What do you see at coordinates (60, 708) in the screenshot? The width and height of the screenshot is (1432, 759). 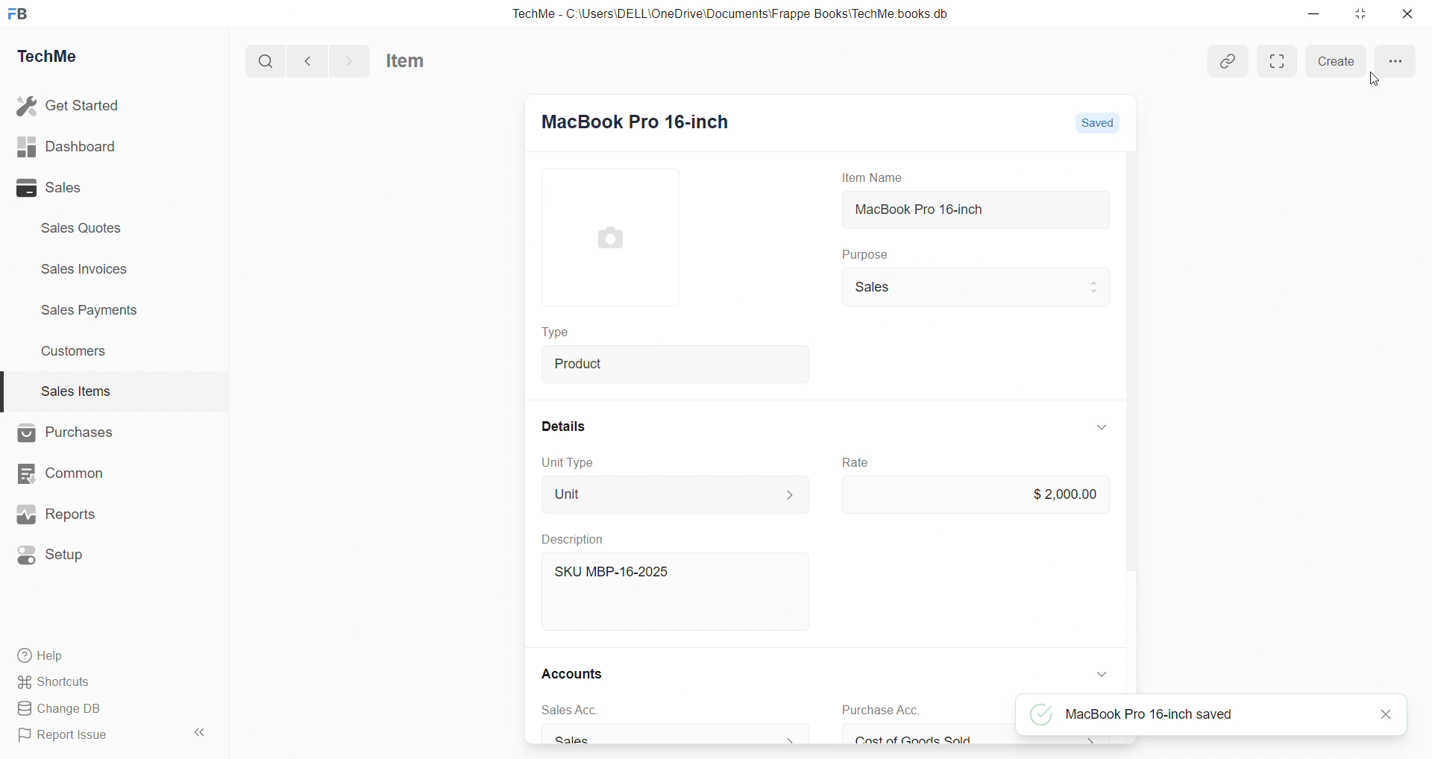 I see `Change DB` at bounding box center [60, 708].